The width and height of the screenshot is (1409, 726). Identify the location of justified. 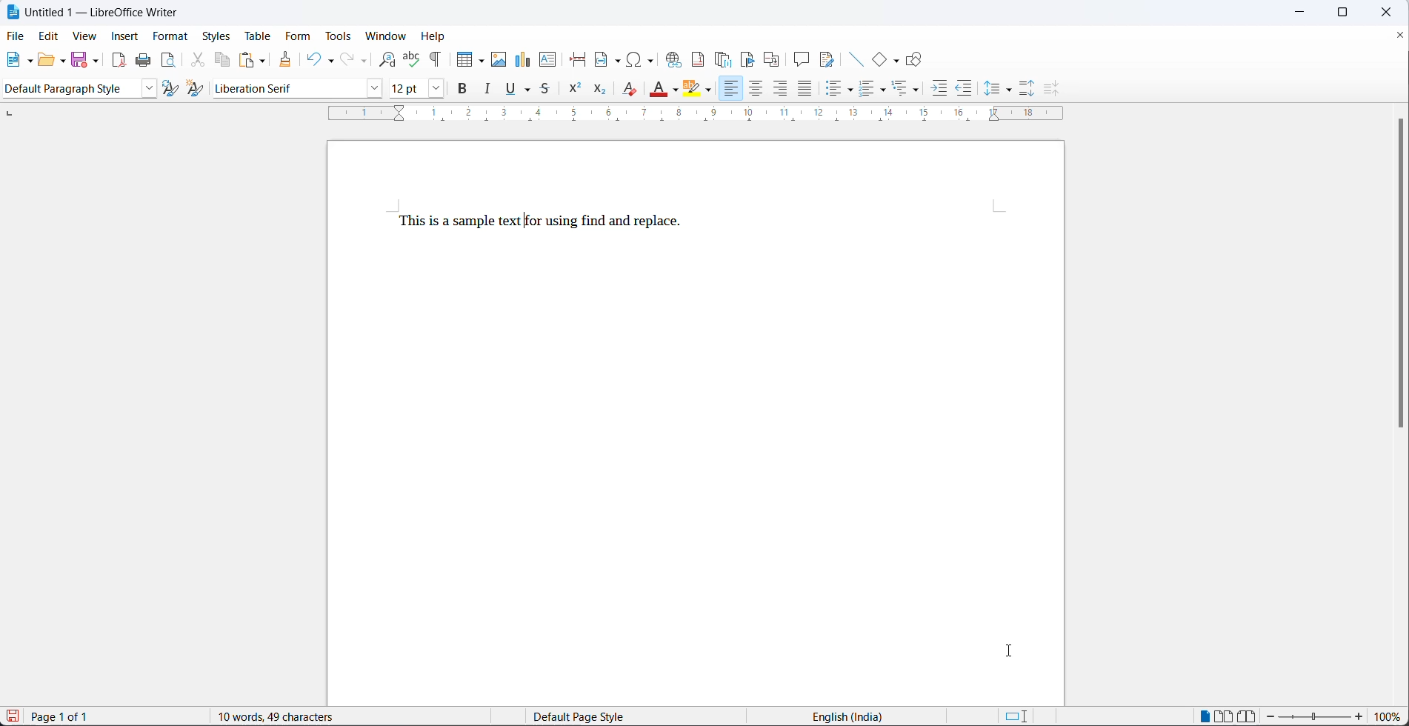
(805, 90).